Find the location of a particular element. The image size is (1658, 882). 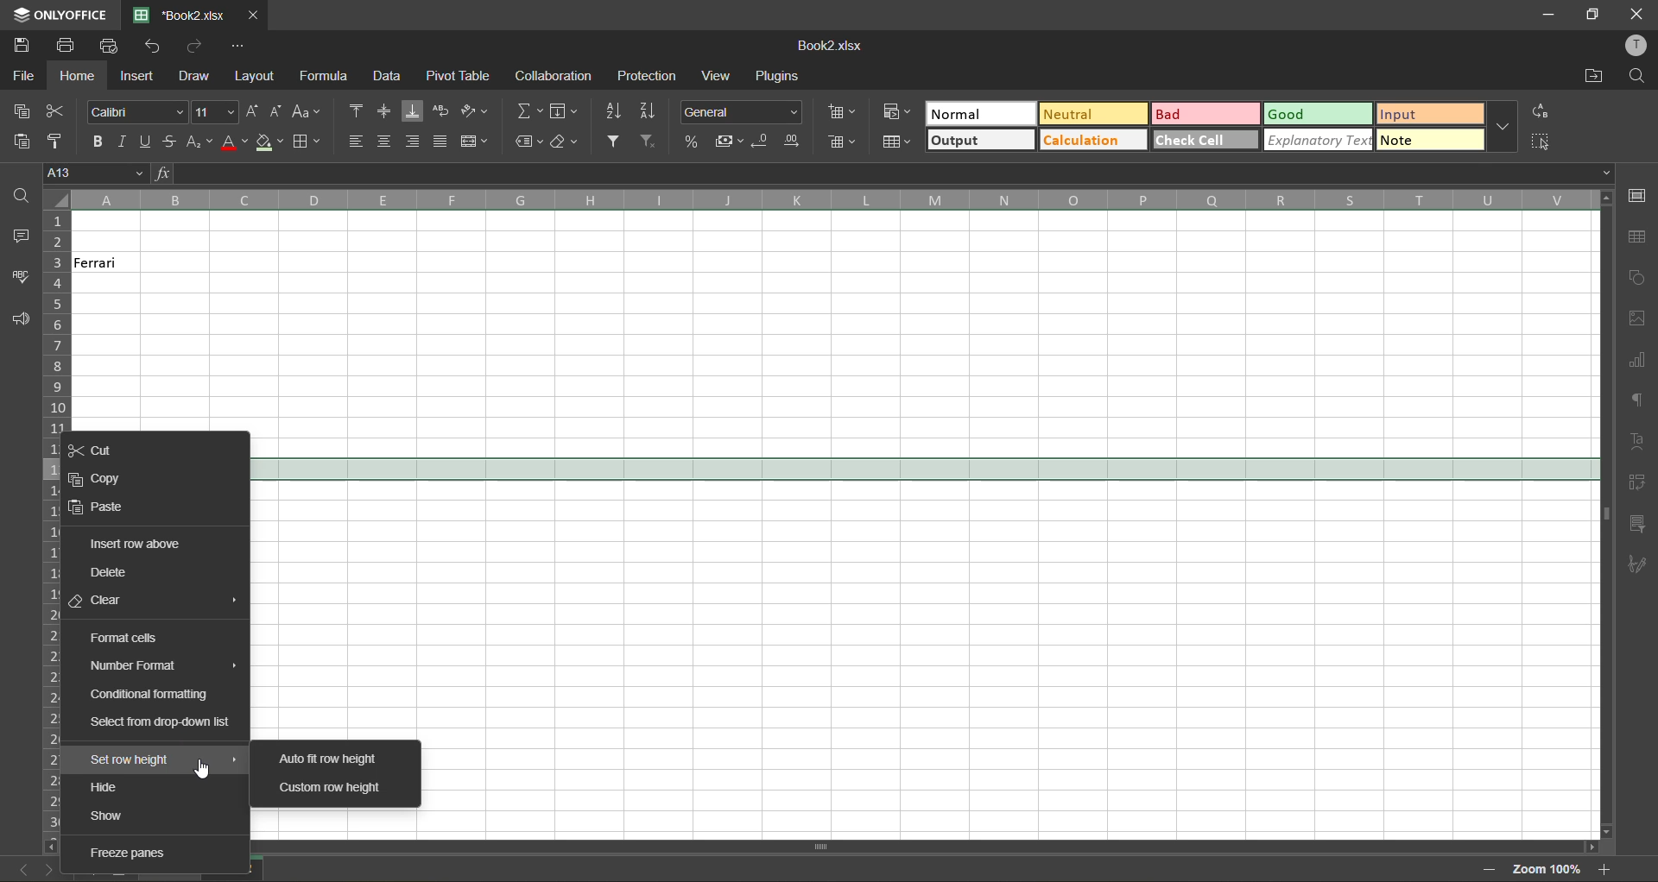

protection is located at coordinates (650, 77).